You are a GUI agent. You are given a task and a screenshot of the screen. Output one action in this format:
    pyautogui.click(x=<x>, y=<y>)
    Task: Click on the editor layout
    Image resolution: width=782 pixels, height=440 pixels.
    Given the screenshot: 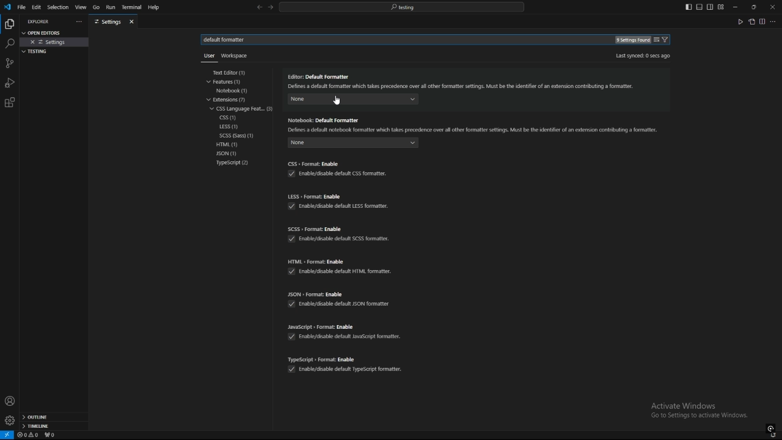 What is the action you would take?
    pyautogui.click(x=704, y=7)
    